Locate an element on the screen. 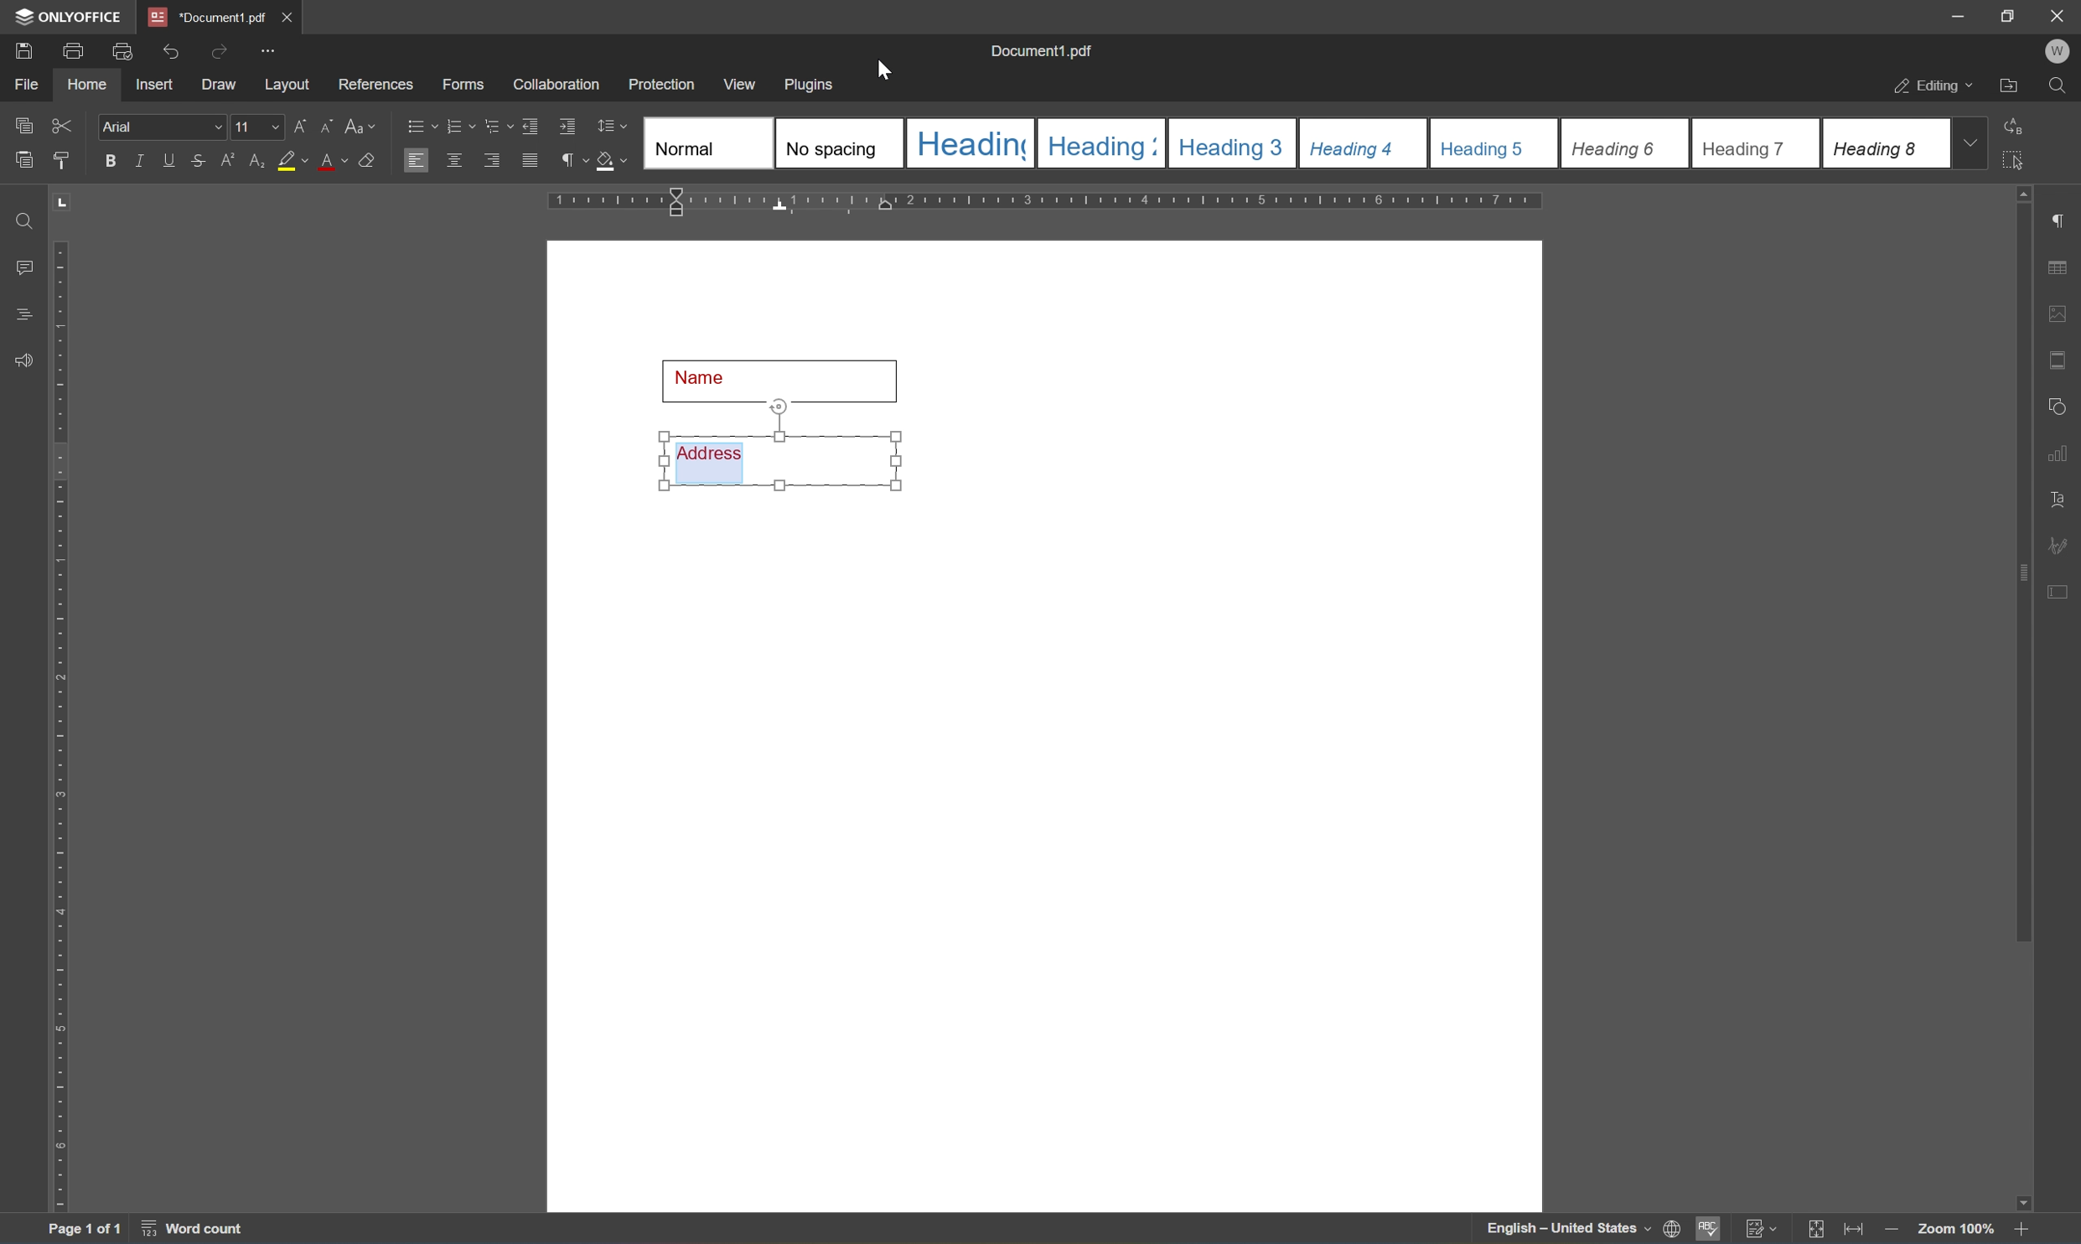 This screenshot has width=2081, height=1244. feedback and support is located at coordinates (20, 360).